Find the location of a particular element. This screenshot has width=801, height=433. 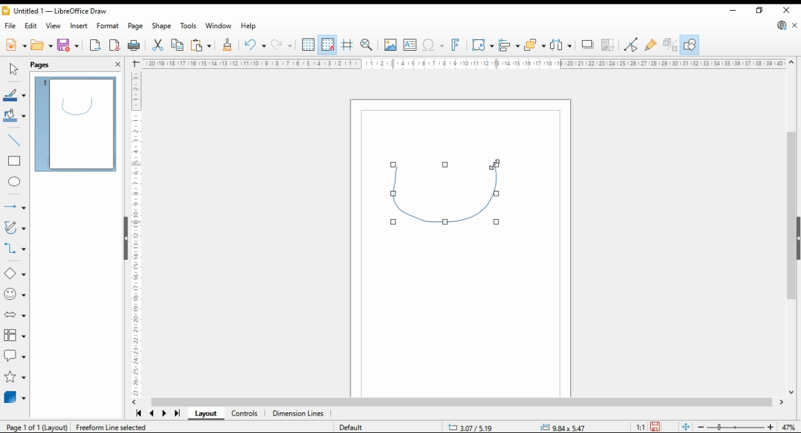

ellipse is located at coordinates (15, 183).